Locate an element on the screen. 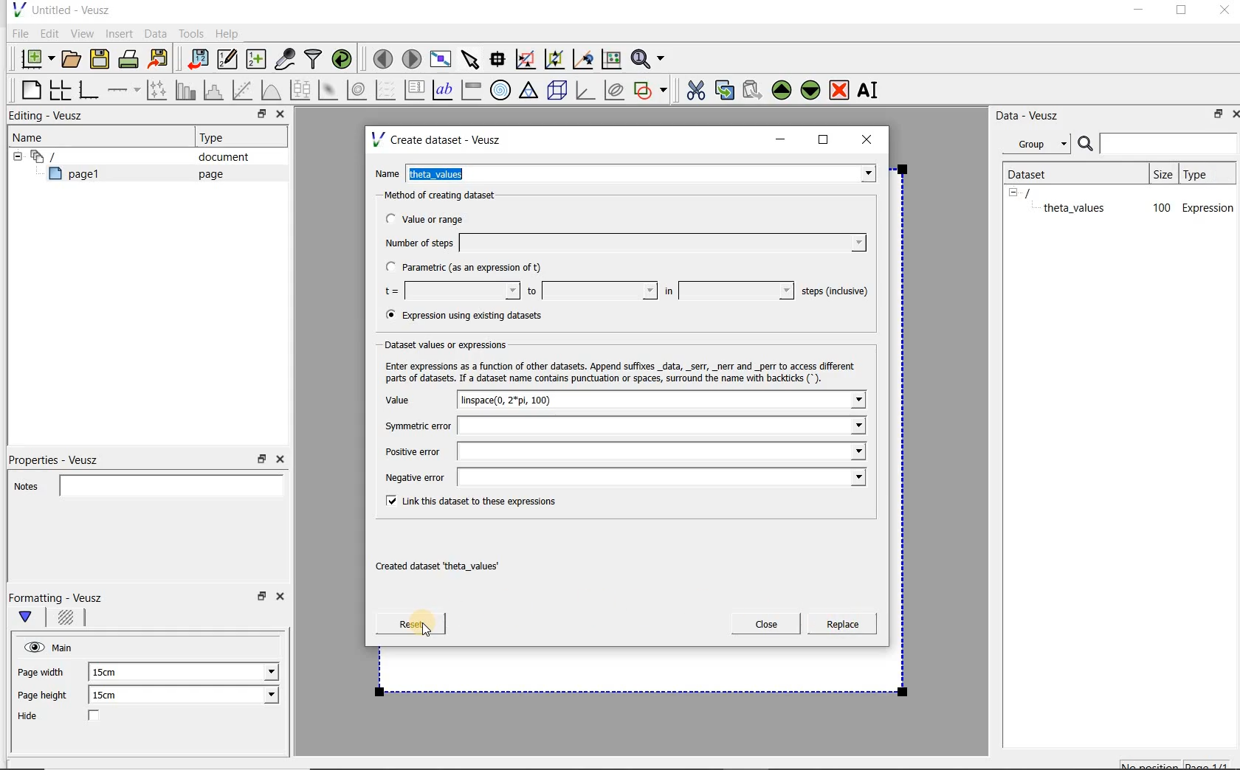  Type is located at coordinates (218, 137).